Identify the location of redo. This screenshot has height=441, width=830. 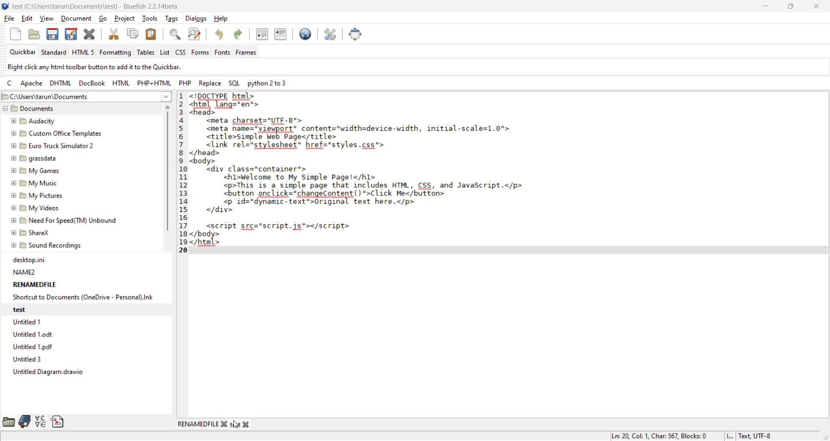
(240, 34).